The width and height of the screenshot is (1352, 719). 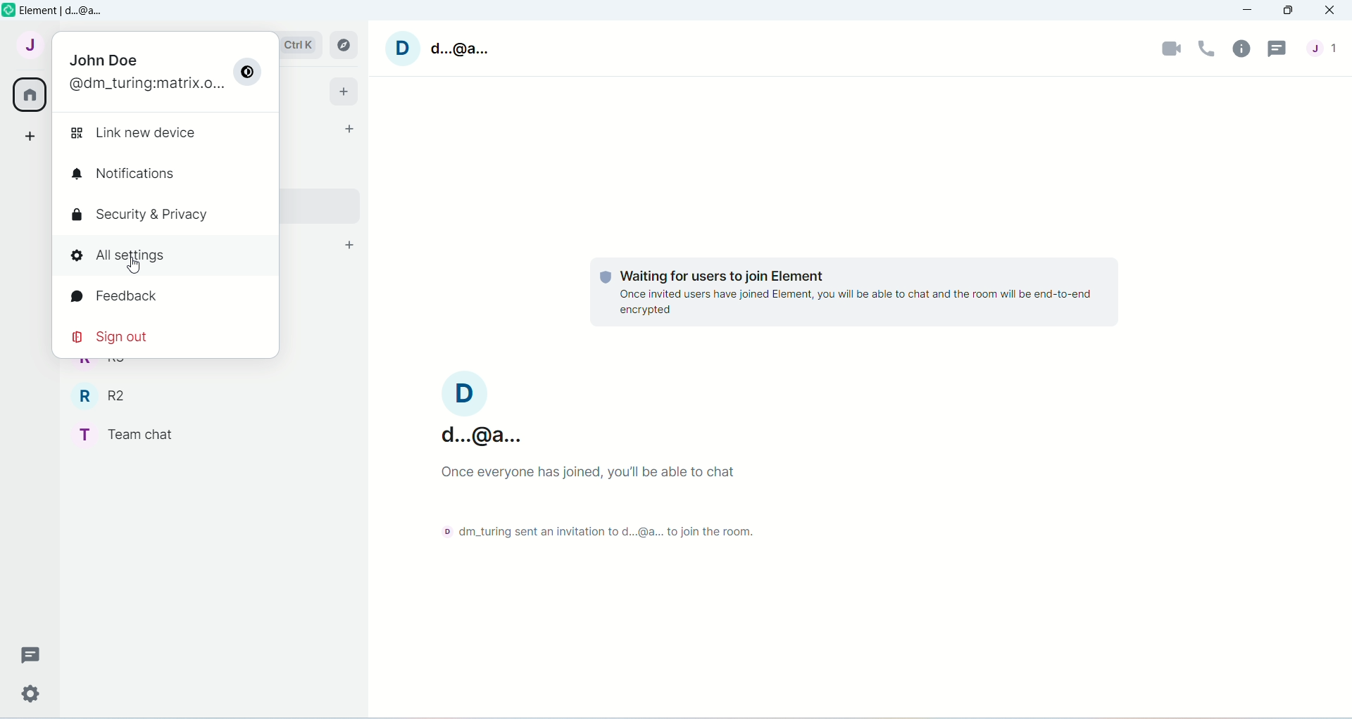 I want to click on Switch to dark mode, so click(x=249, y=73).